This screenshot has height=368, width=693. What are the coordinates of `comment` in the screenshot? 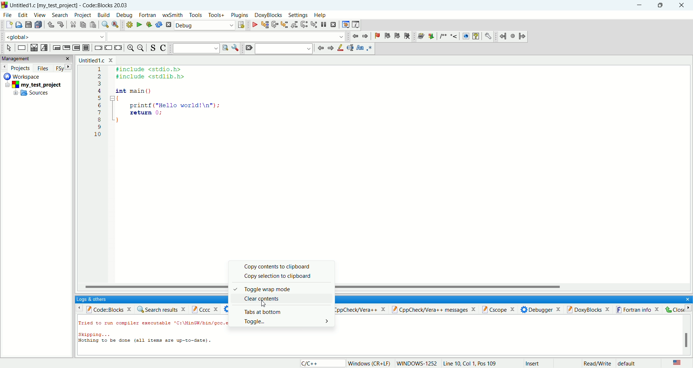 It's located at (450, 36).